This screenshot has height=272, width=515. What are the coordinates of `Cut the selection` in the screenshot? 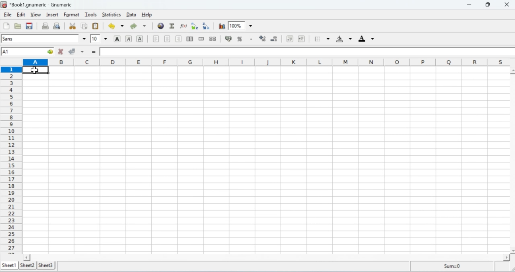 It's located at (74, 25).